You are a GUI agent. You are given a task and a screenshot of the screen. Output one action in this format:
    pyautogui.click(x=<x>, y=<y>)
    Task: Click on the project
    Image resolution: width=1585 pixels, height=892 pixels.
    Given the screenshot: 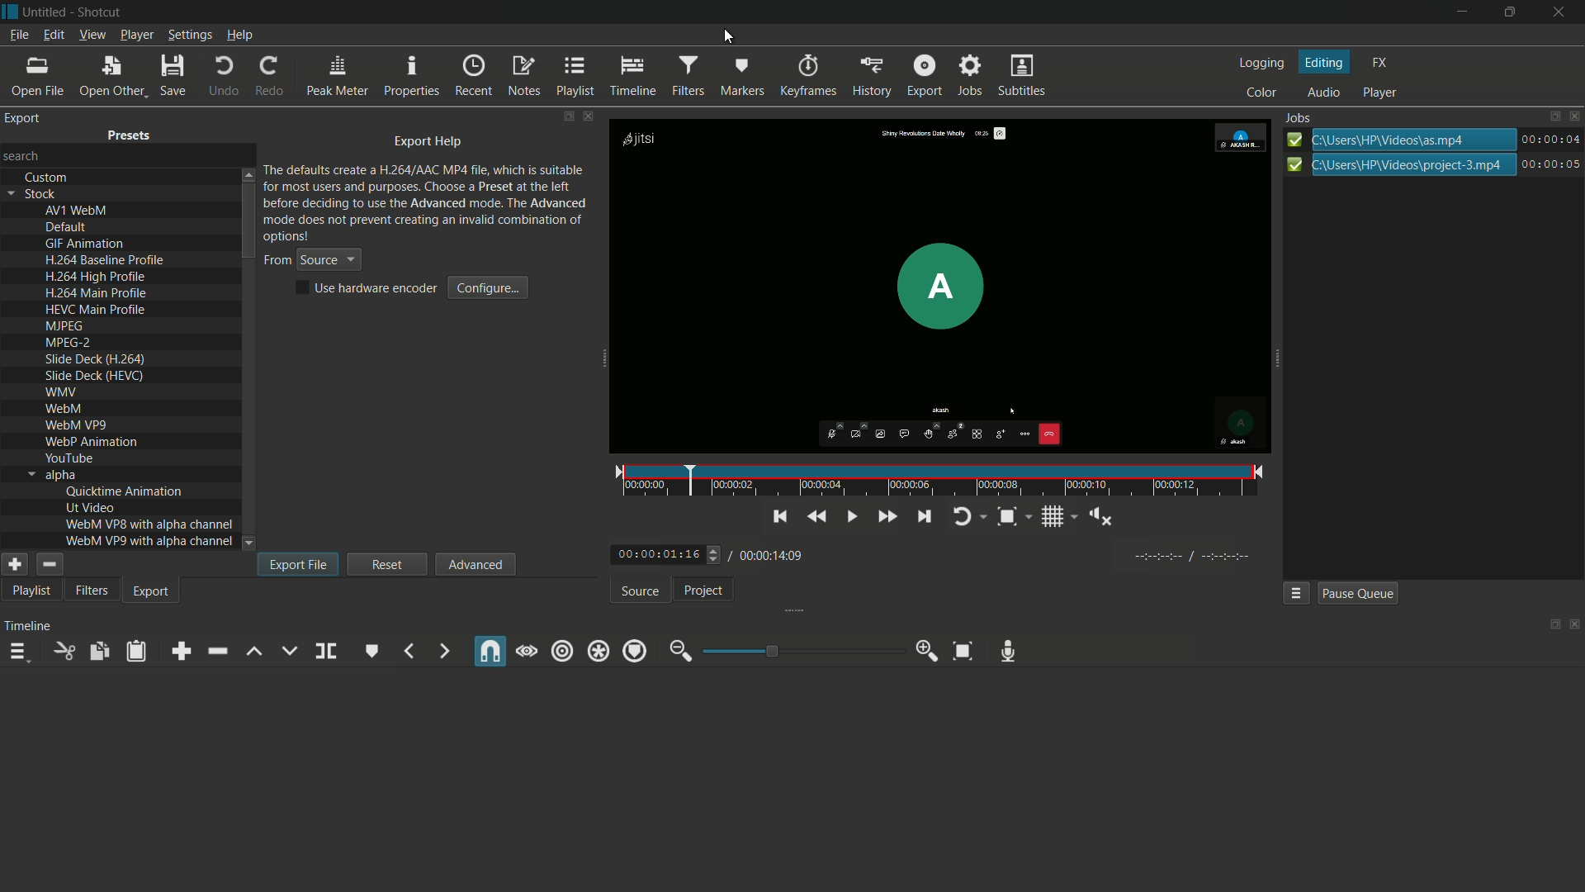 What is the action you would take?
    pyautogui.click(x=702, y=591)
    